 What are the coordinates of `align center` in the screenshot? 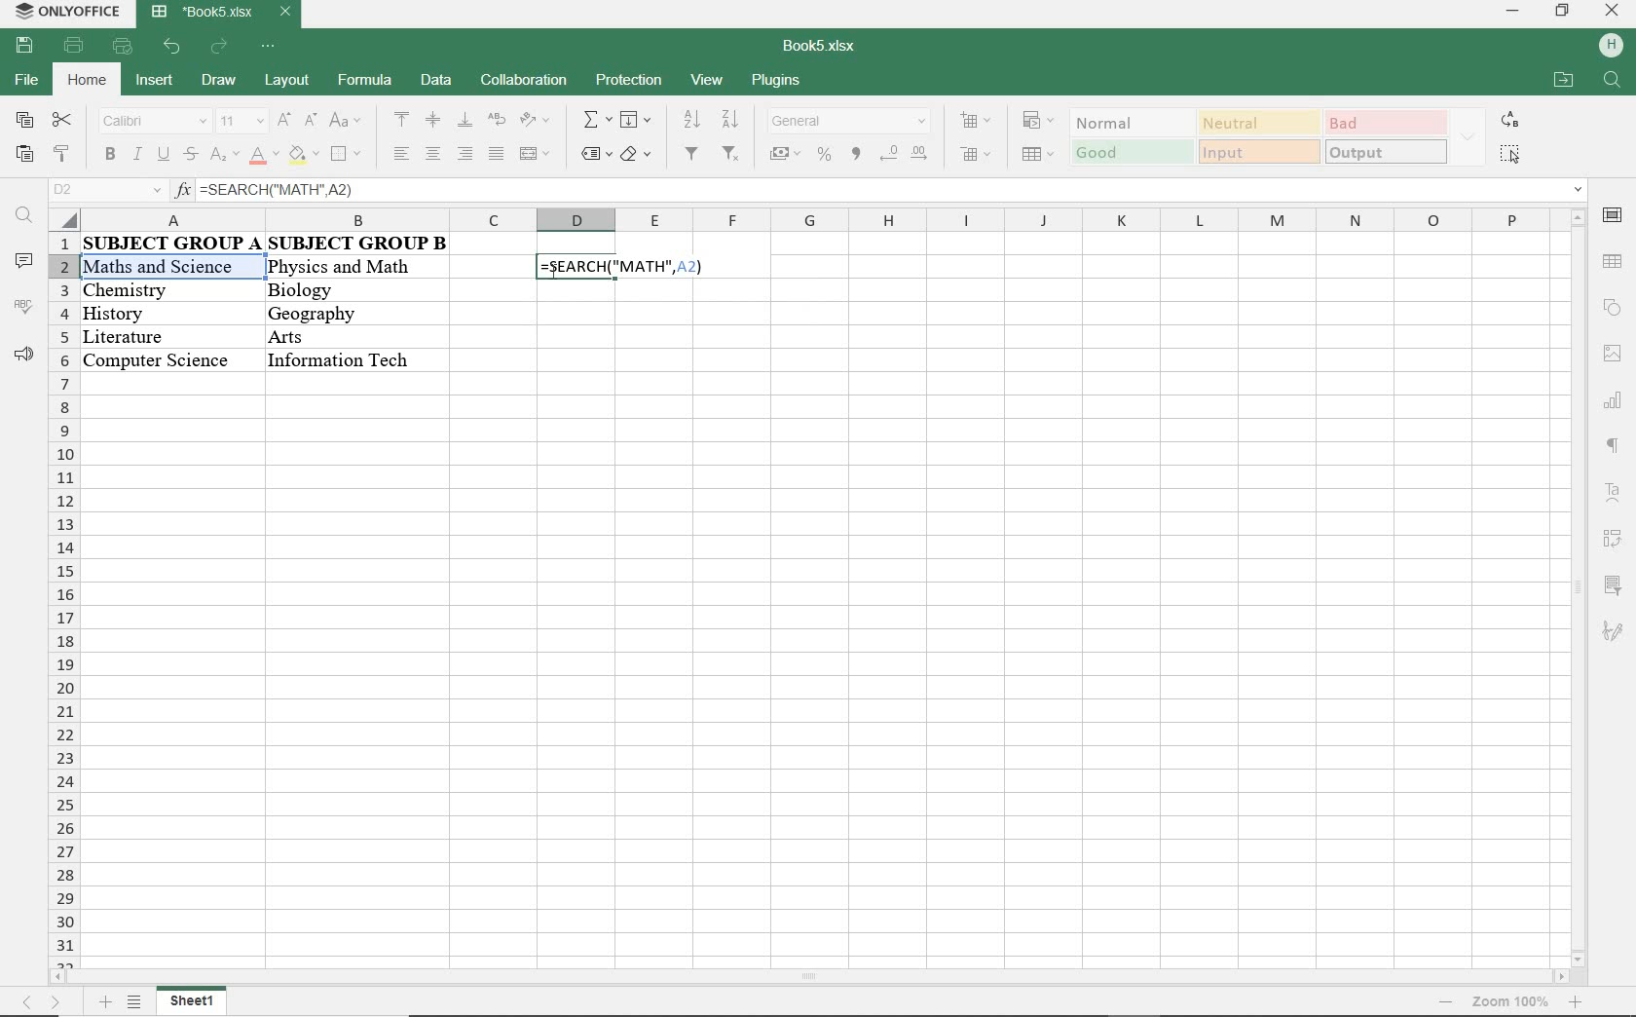 It's located at (432, 153).